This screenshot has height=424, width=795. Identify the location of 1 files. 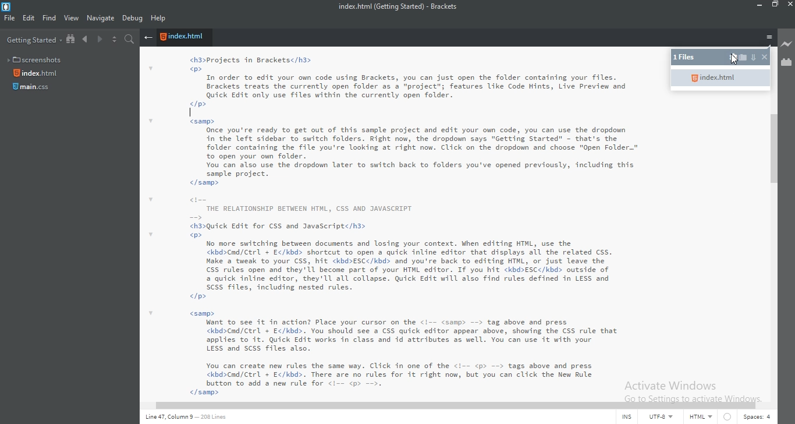
(691, 58).